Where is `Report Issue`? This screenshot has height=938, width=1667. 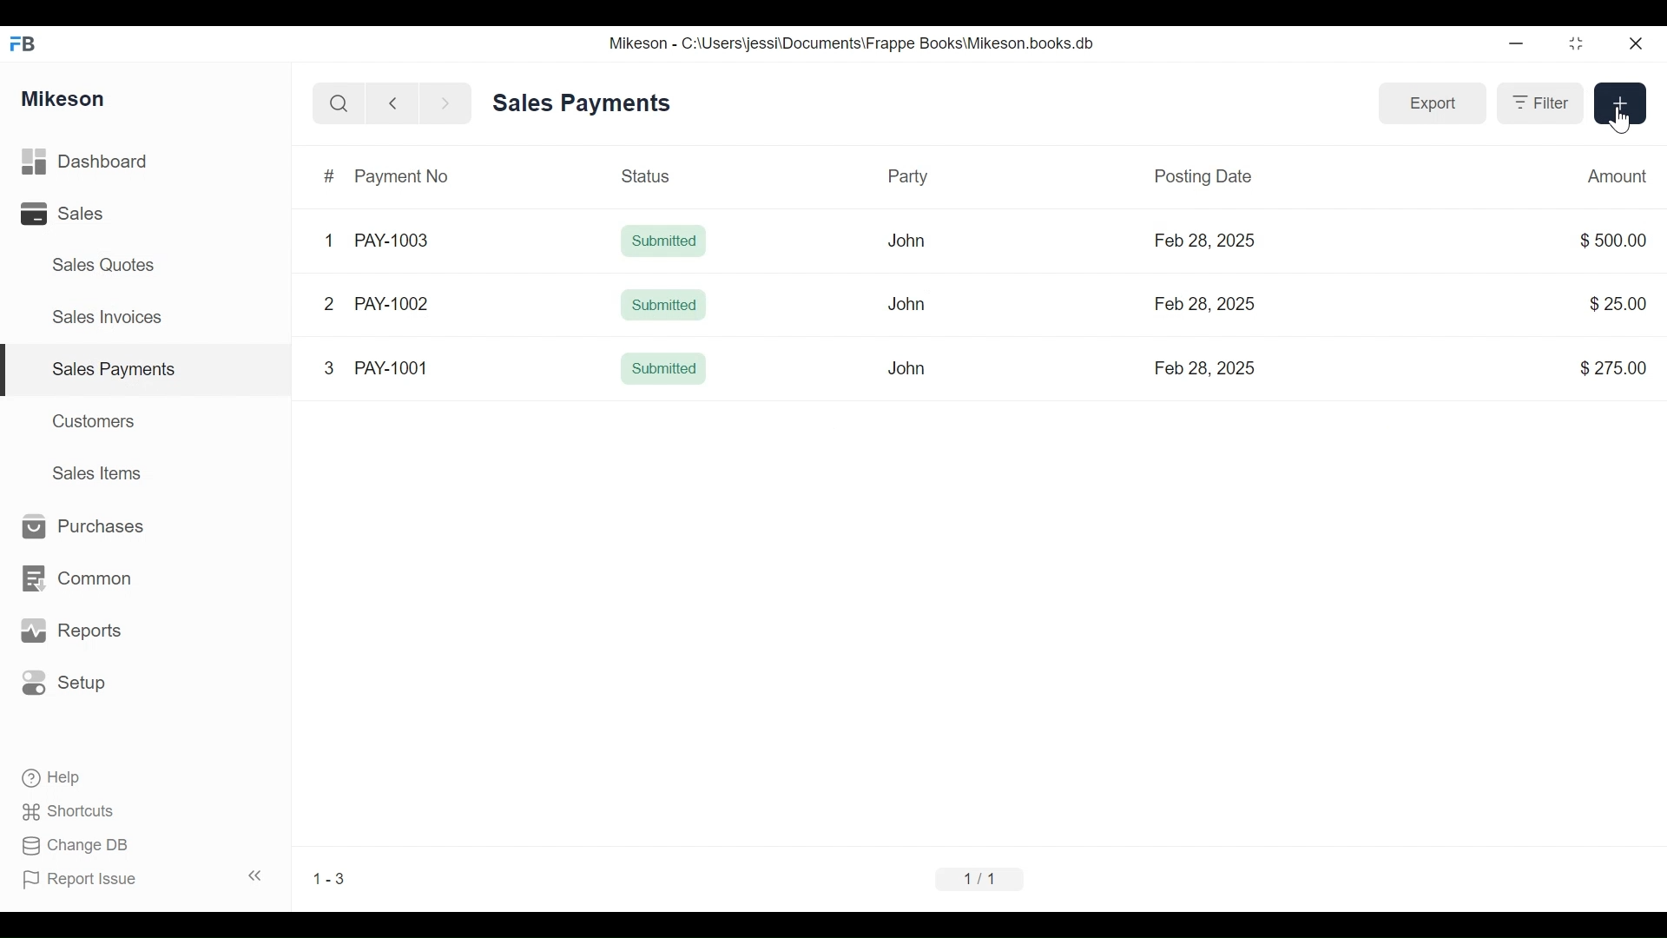 Report Issue is located at coordinates (88, 880).